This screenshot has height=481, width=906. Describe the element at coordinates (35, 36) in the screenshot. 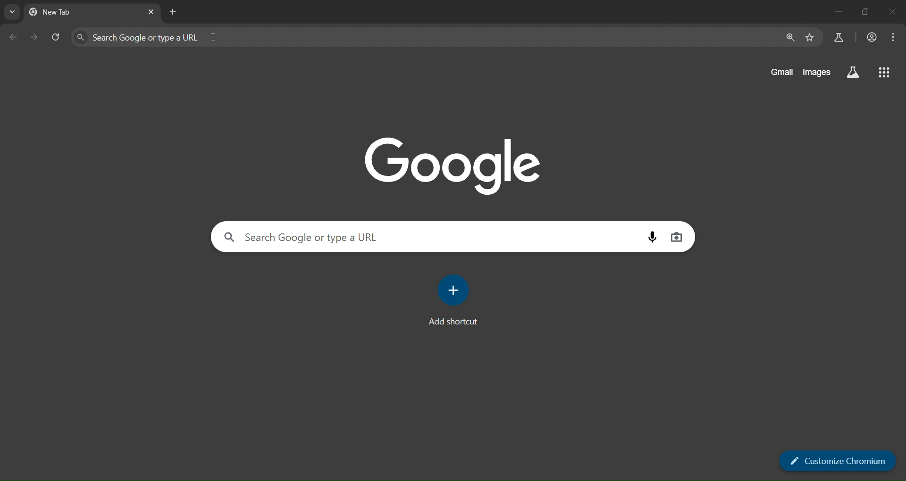

I see `go forward one page` at that location.